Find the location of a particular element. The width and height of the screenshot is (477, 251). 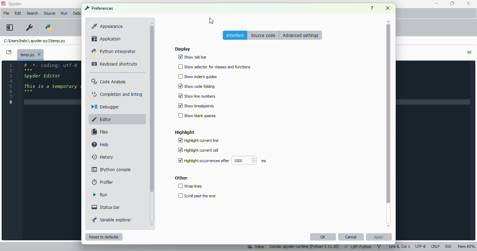

spyder is located at coordinates (15, 4).